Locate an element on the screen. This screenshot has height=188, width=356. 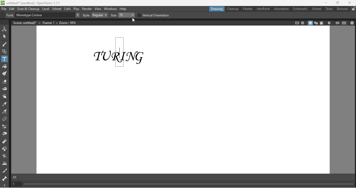
Style is located at coordinates (85, 15).